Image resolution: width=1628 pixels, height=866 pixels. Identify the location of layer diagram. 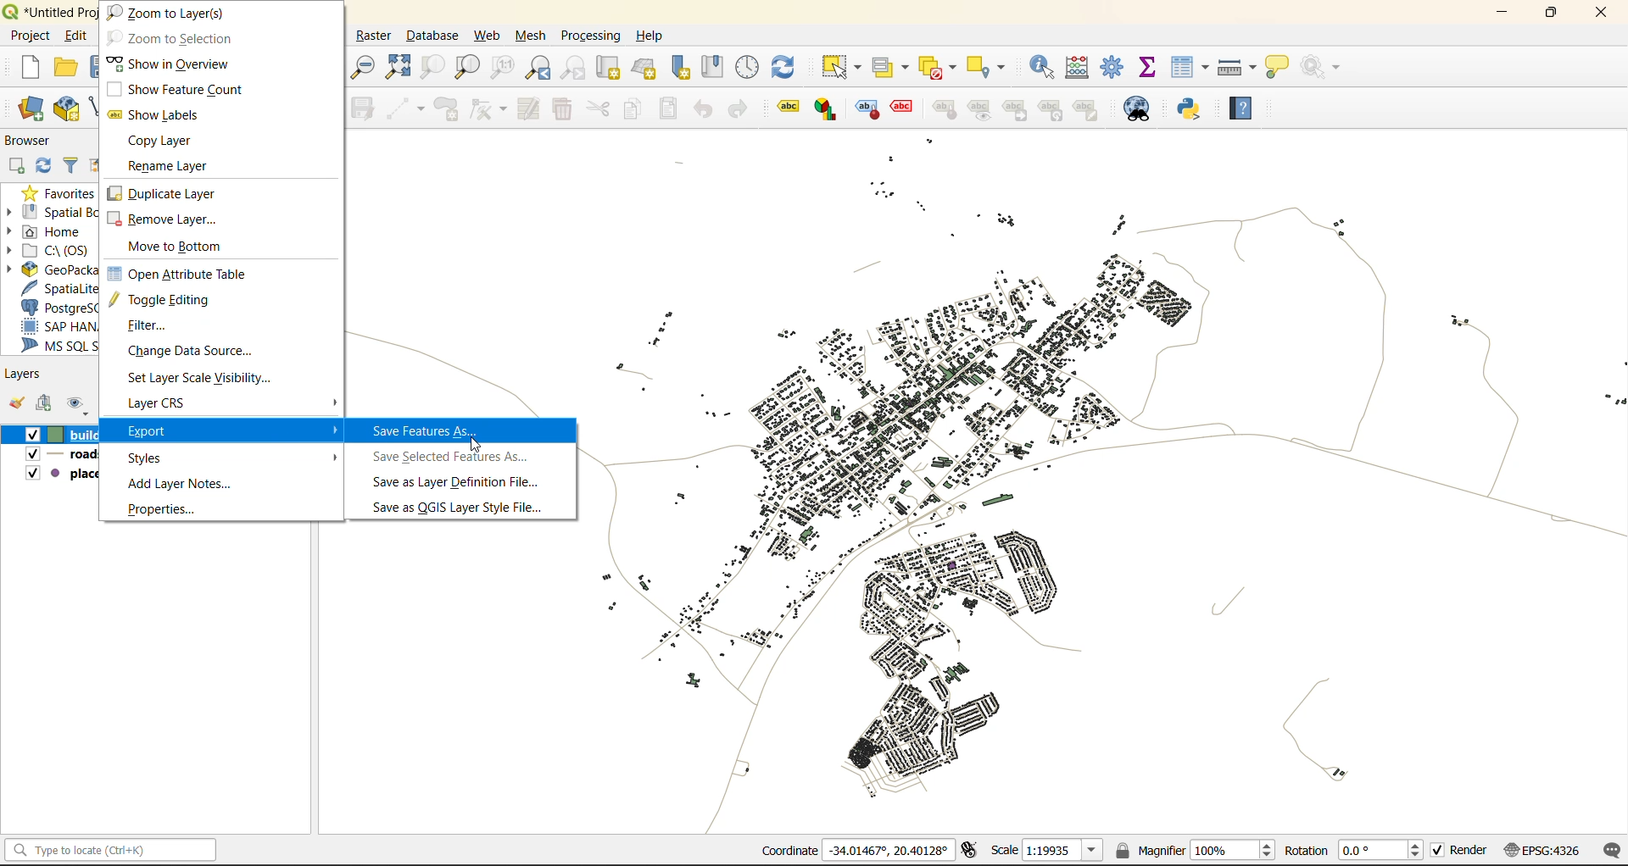
(829, 109).